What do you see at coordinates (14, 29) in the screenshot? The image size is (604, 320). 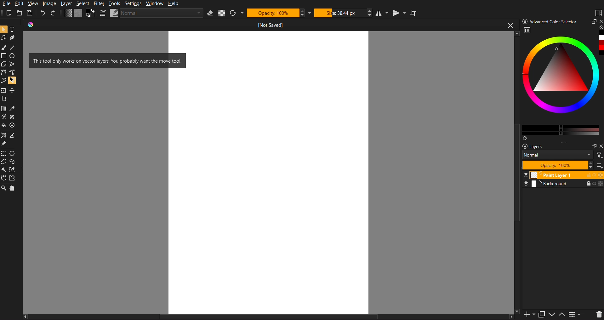 I see `Text` at bounding box center [14, 29].